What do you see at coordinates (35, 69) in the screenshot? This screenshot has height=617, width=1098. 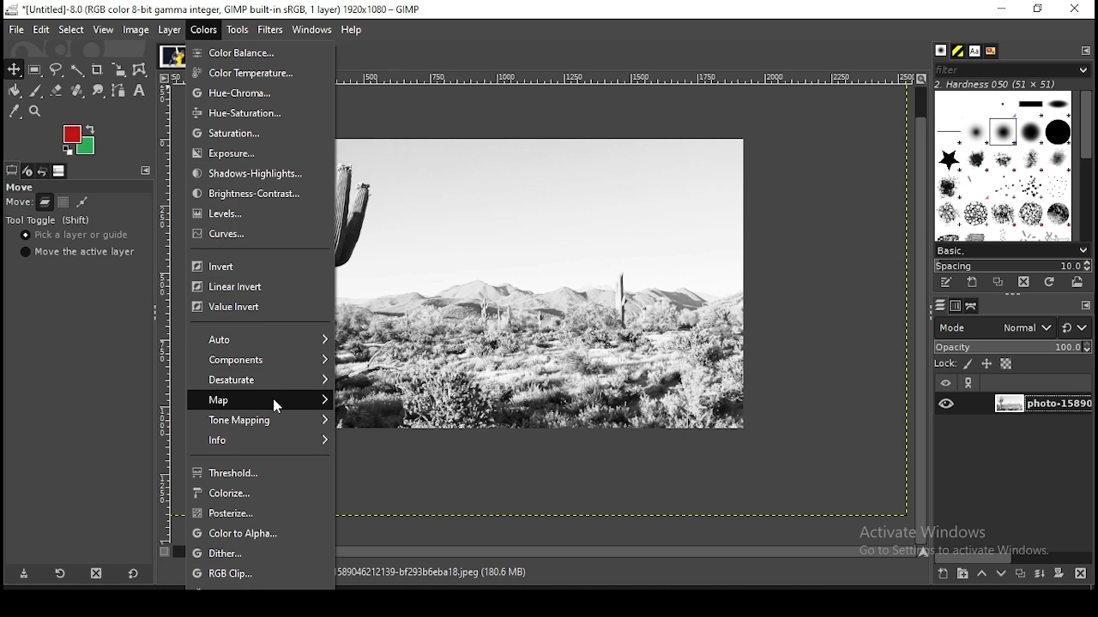 I see `rectangular selection tool` at bounding box center [35, 69].